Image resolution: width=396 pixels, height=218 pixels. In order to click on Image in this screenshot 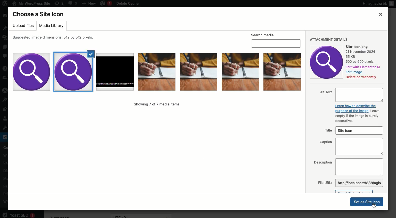, I will do `click(282, 71)`.